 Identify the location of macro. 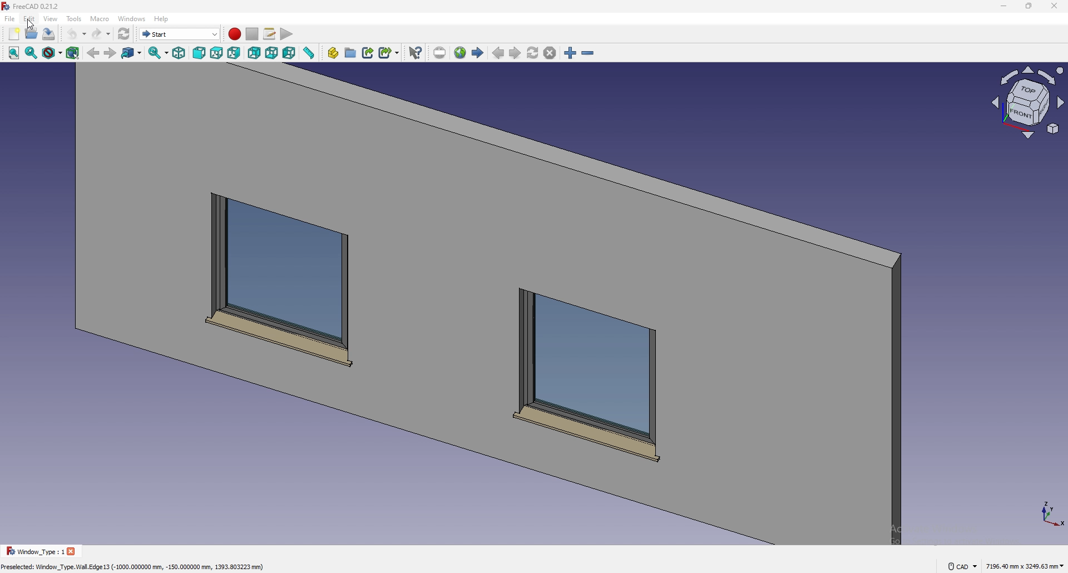
(100, 19).